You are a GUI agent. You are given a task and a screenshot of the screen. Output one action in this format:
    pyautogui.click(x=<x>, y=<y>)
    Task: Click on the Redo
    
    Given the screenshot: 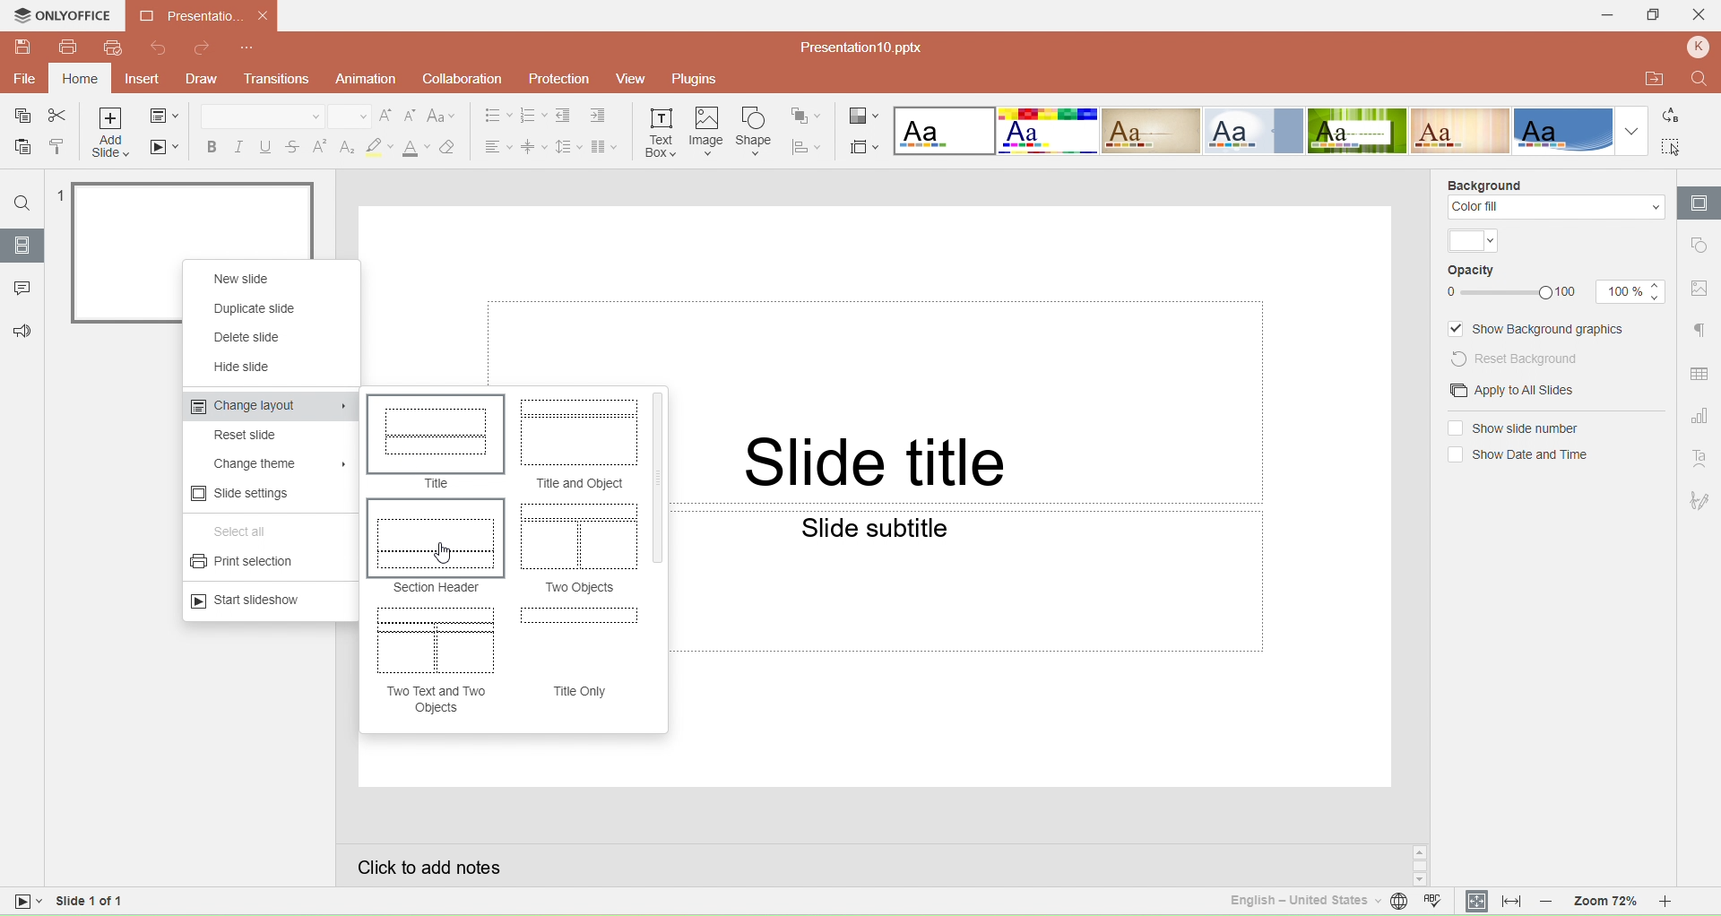 What is the action you would take?
    pyautogui.click(x=203, y=49)
    